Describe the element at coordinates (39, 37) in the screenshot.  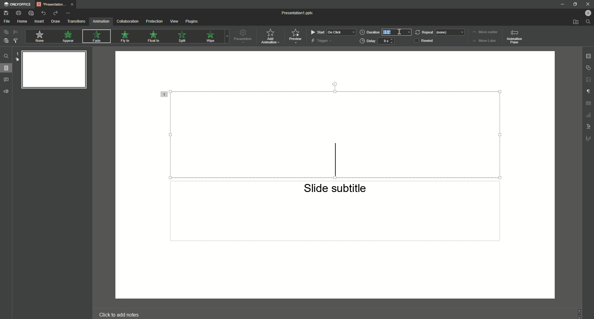
I see `None` at that location.